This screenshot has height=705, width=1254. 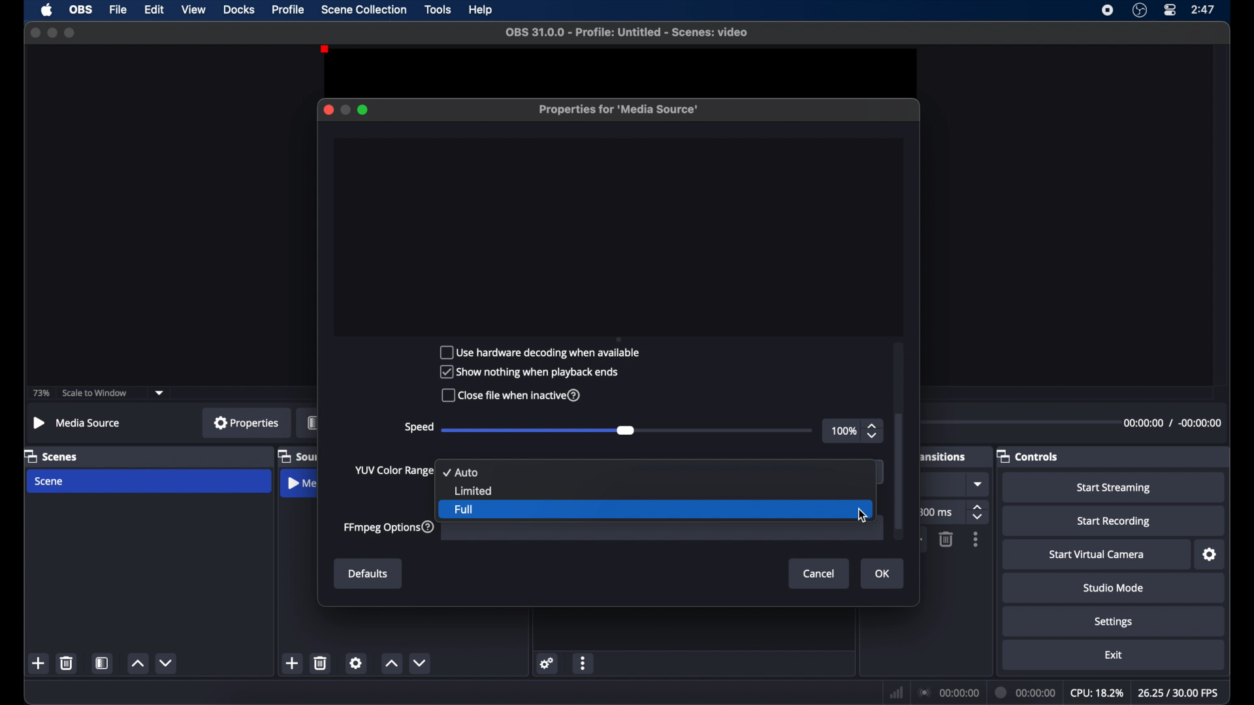 What do you see at coordinates (548, 663) in the screenshot?
I see `settings` at bounding box center [548, 663].